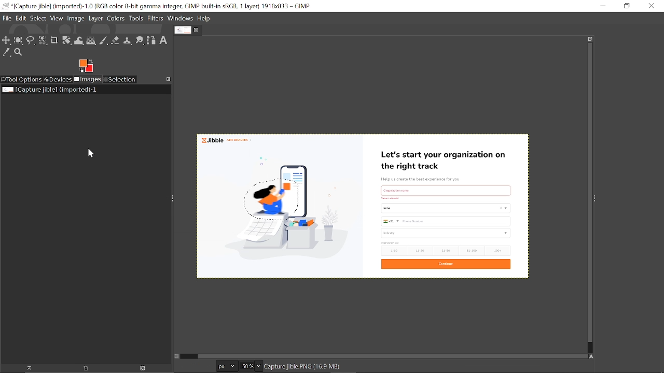  I want to click on Colors, so click(115, 19).